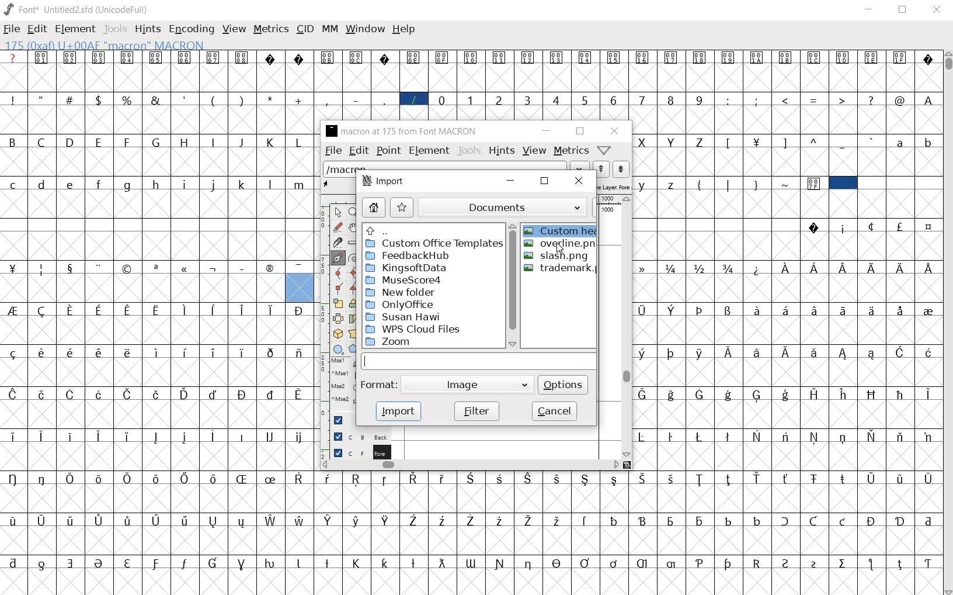 This screenshot has width=953, height=595. Describe the element at coordinates (430, 151) in the screenshot. I see `element` at that location.